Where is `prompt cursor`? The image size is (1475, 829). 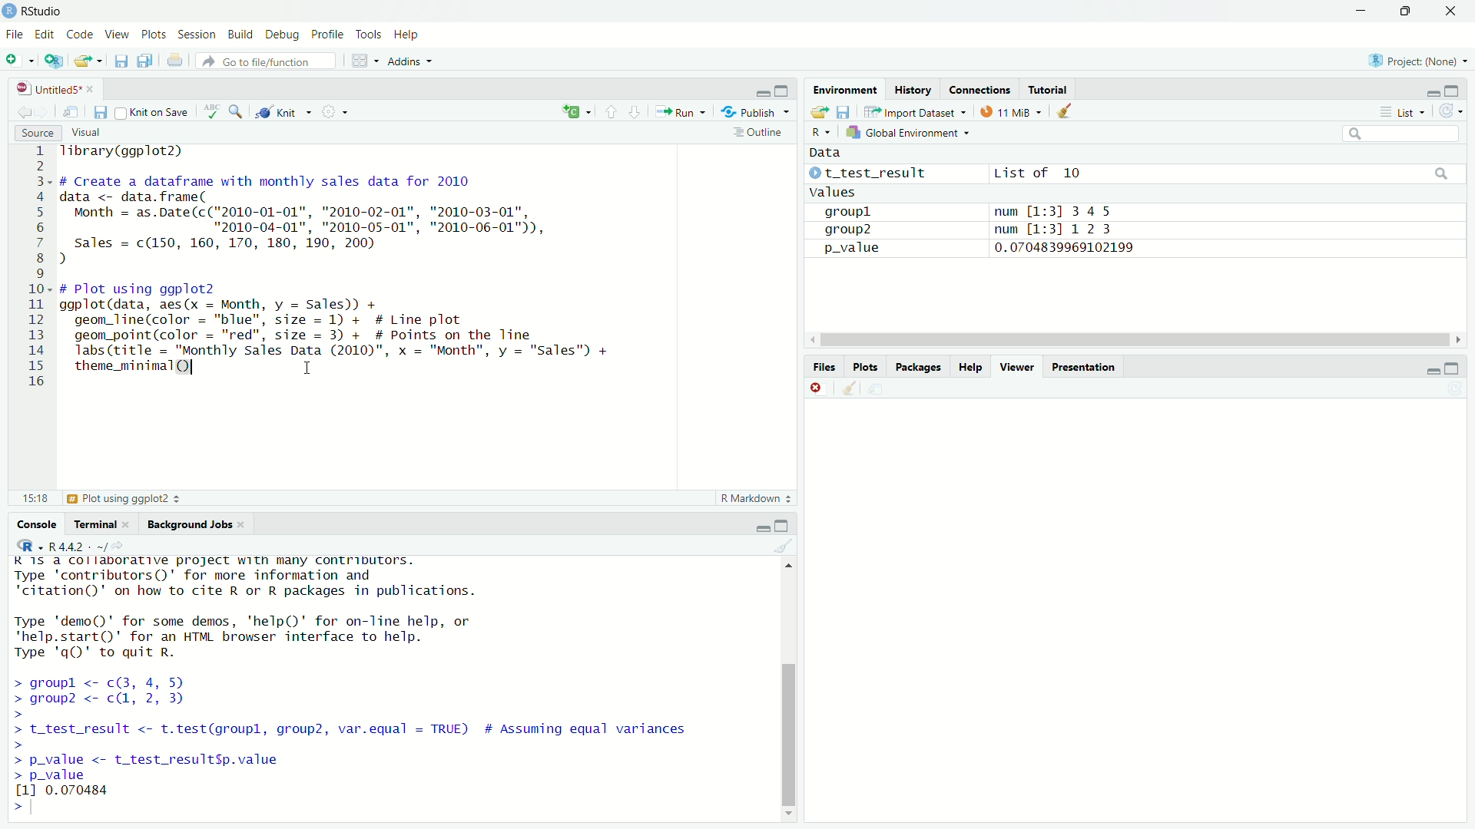 prompt cursor is located at coordinates (26, 807).